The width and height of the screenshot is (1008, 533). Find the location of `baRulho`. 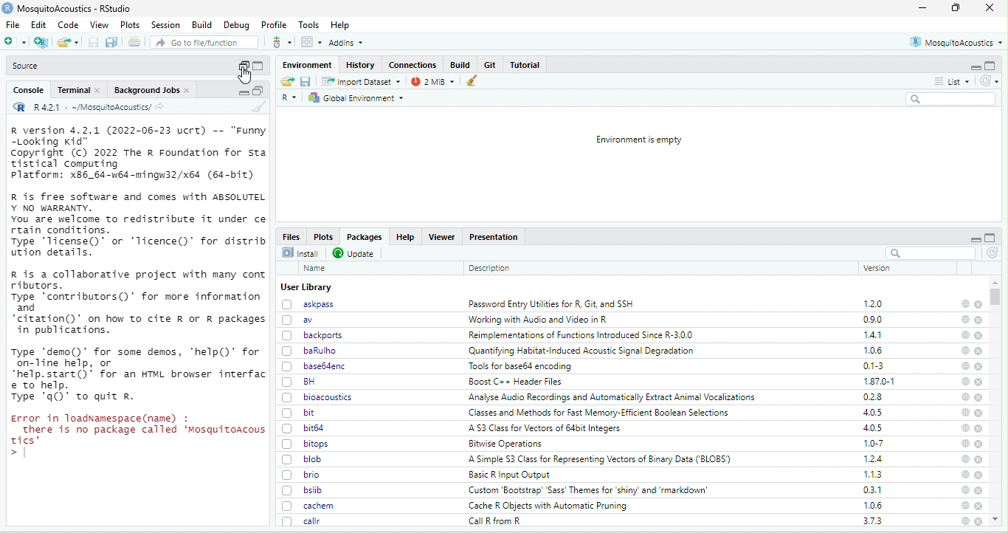

baRulho is located at coordinates (309, 351).